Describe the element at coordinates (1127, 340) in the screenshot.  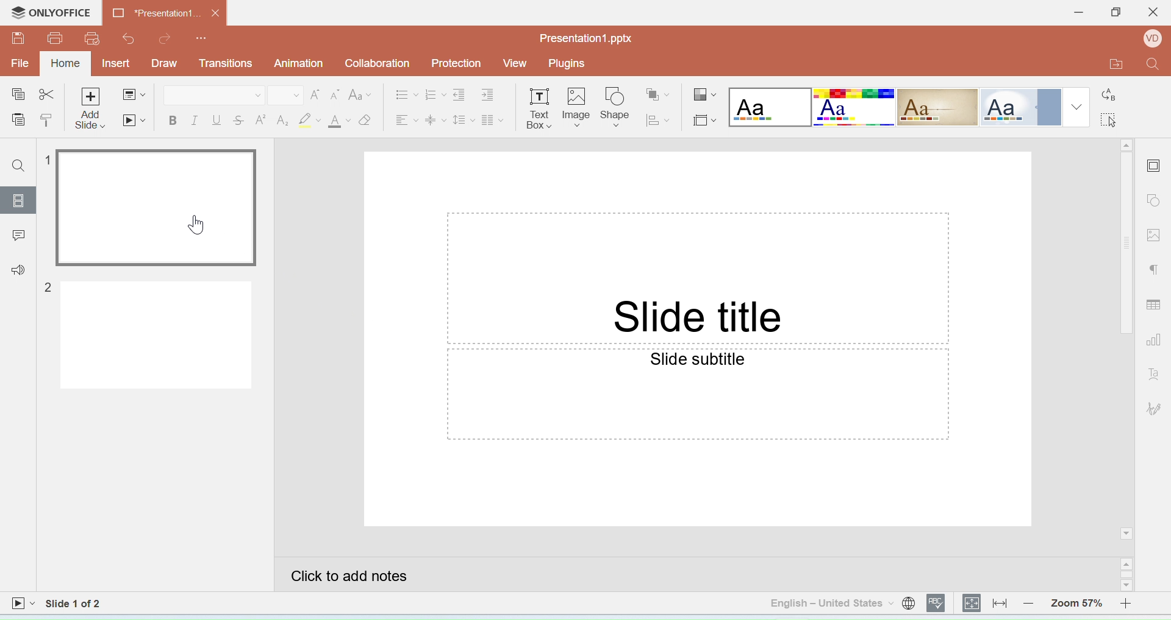
I see `Scroll bar` at that location.